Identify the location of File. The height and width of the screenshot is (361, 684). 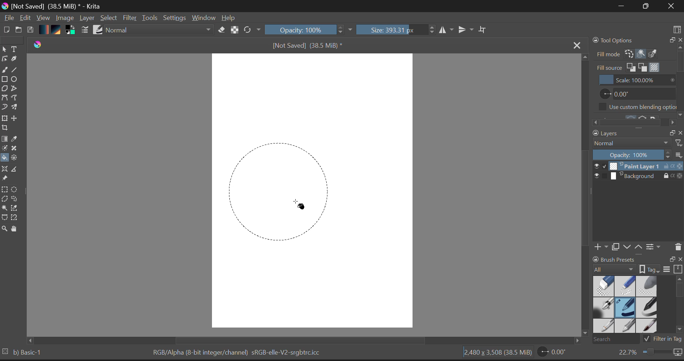
(9, 19).